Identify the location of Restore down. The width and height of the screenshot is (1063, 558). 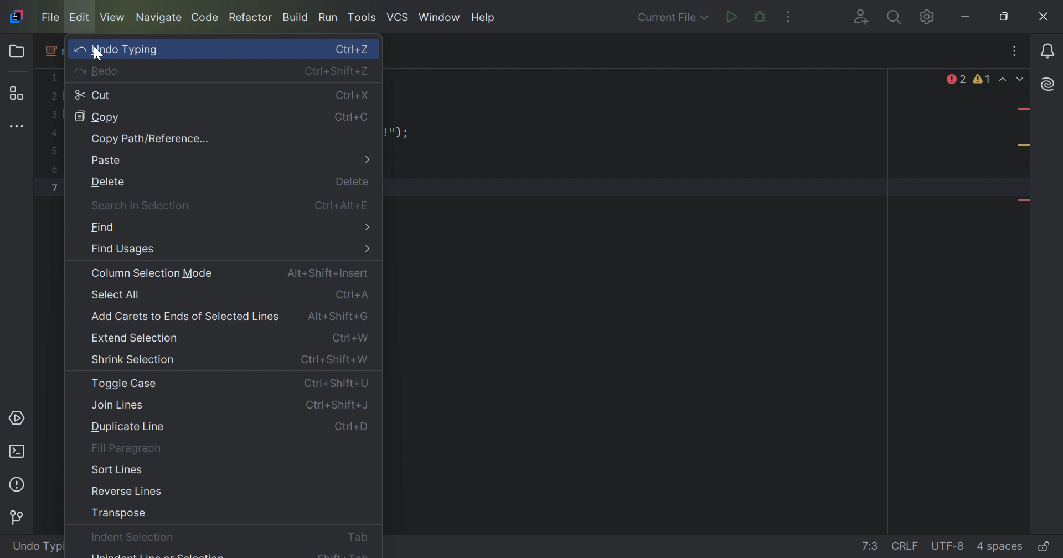
(1005, 17).